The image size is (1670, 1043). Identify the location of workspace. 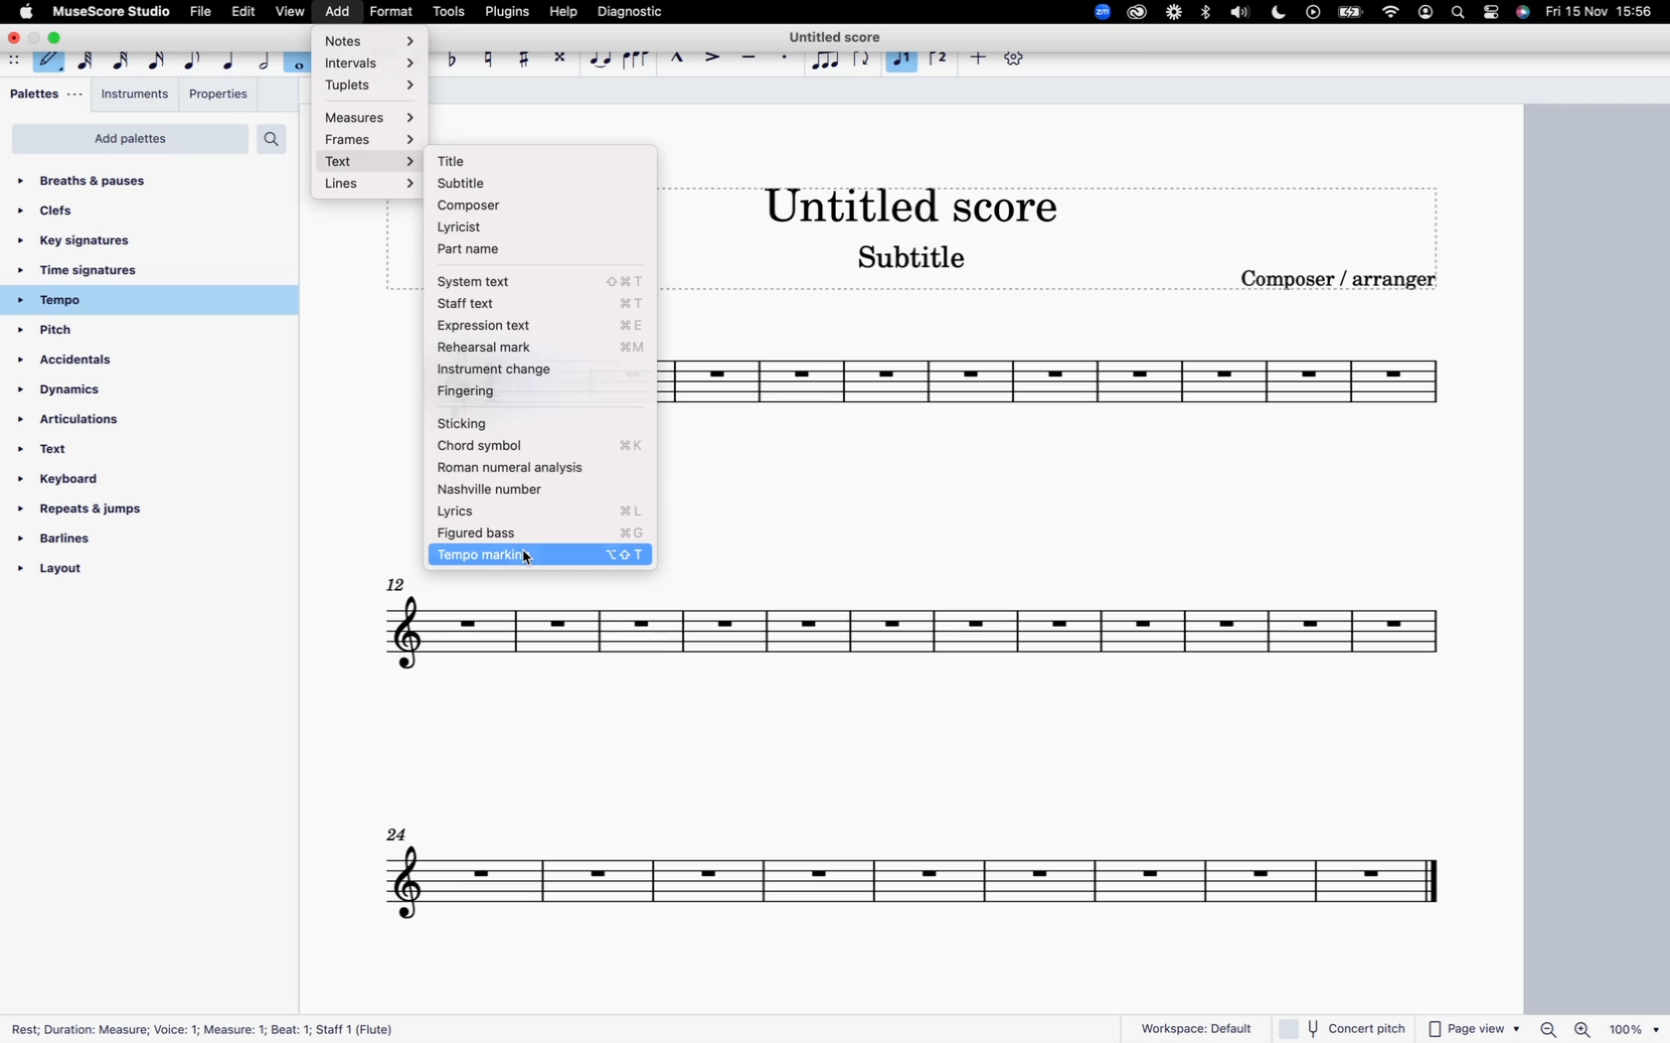
(1187, 1022).